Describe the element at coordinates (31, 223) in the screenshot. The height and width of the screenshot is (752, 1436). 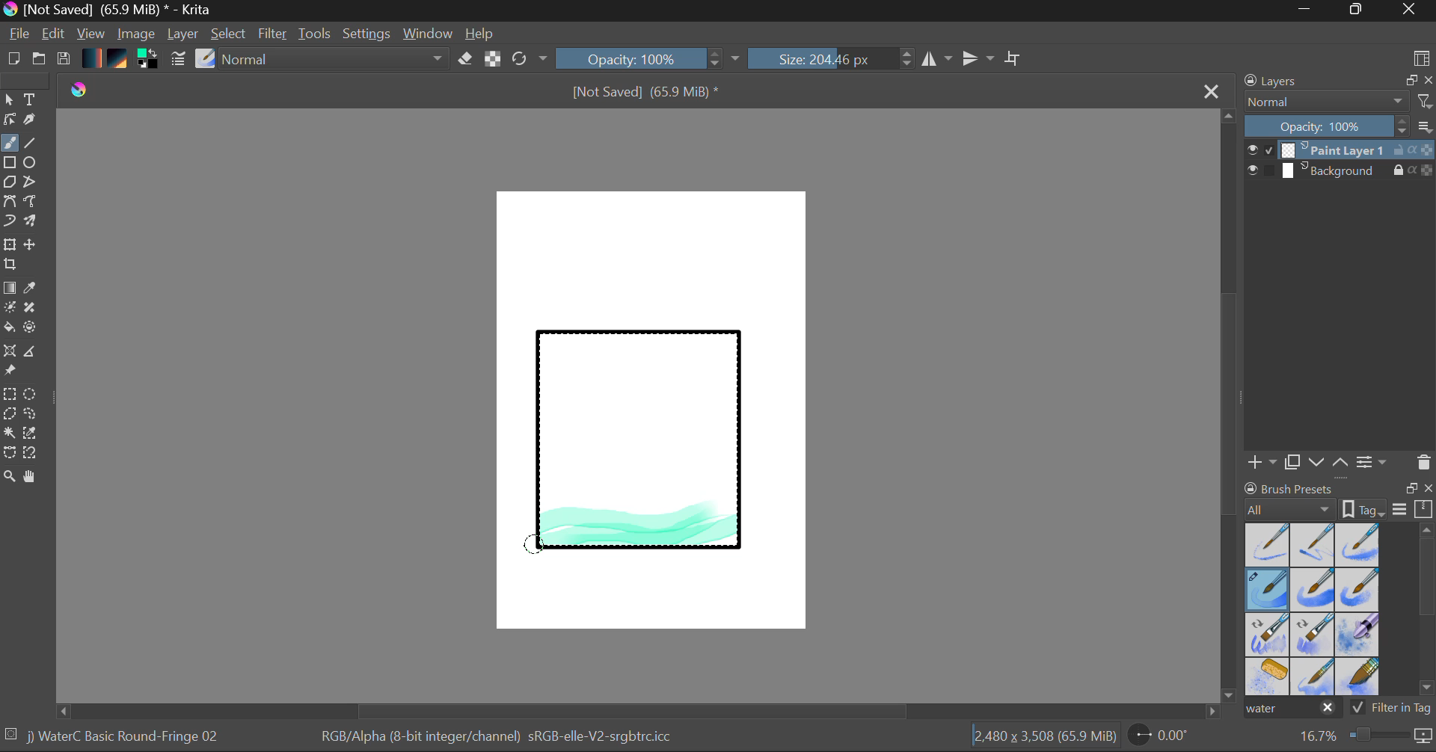
I see `Multibrush Tool` at that location.